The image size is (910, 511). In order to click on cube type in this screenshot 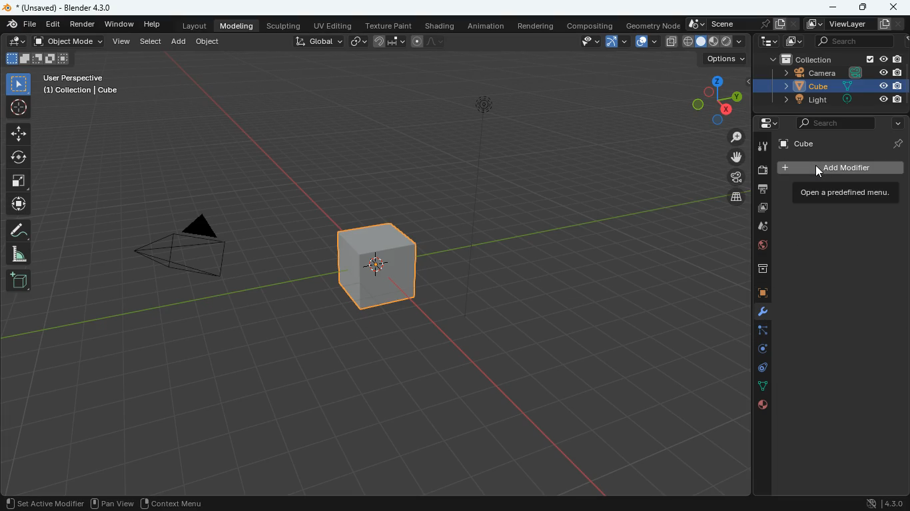, I will do `click(715, 42)`.